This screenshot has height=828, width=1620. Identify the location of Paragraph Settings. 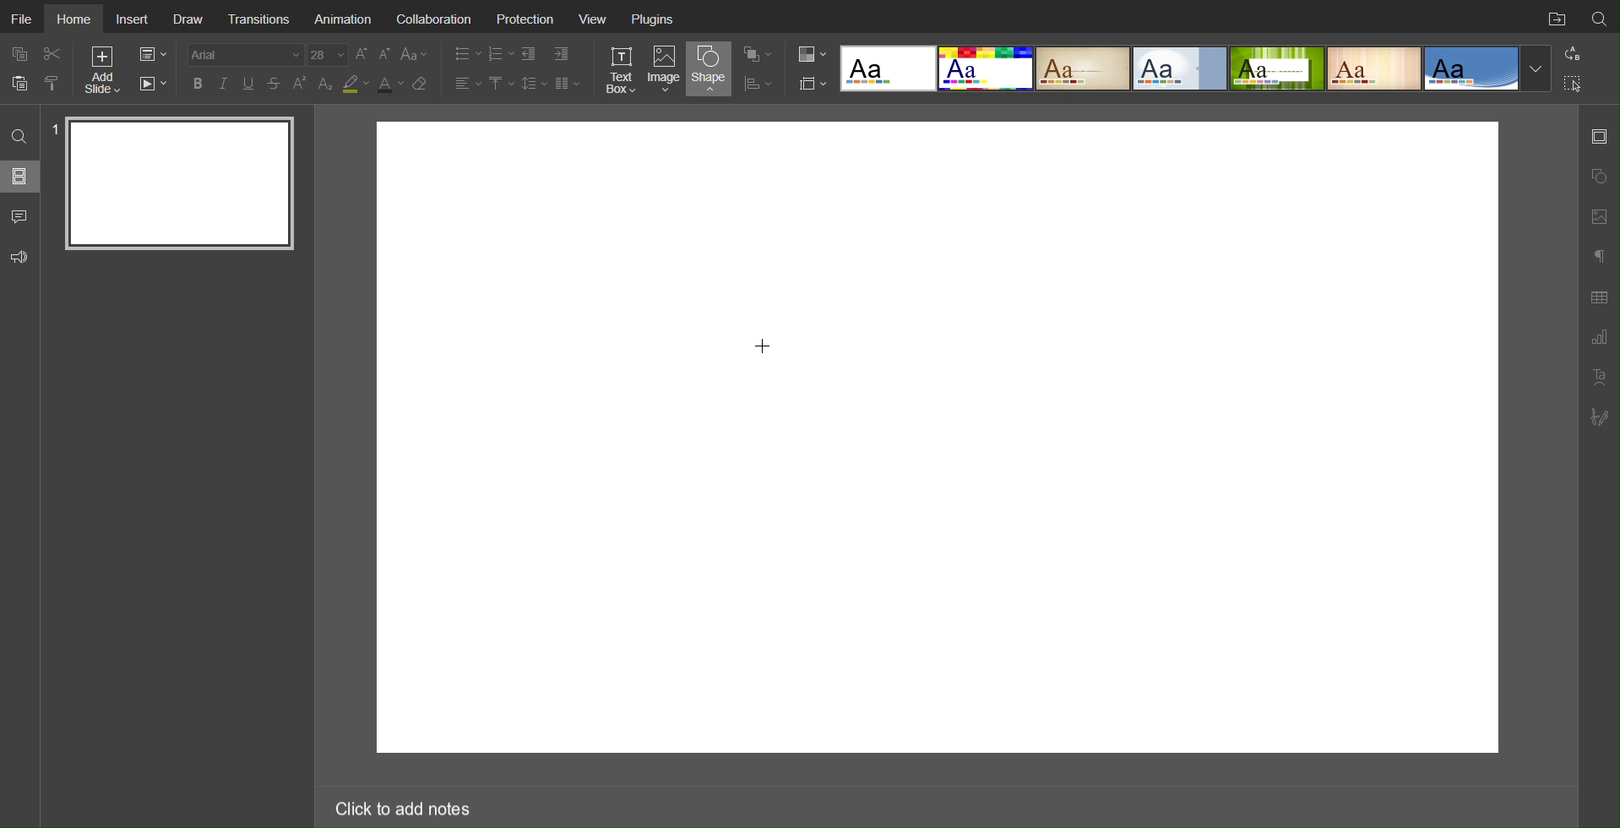
(1598, 253).